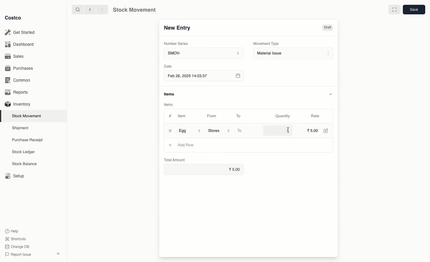  I want to click on Costco, so click(13, 18).